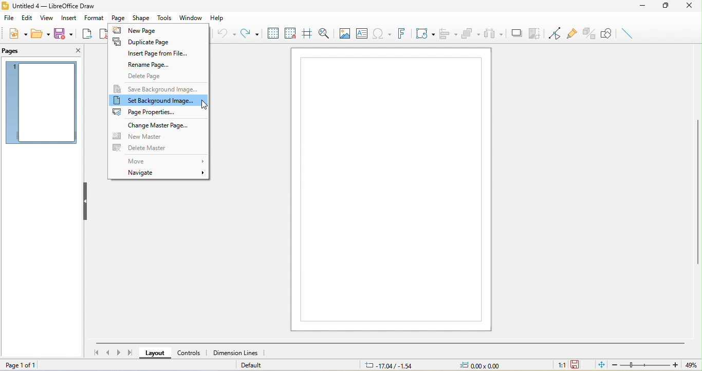  Describe the element at coordinates (163, 161) in the screenshot. I see `more` at that location.